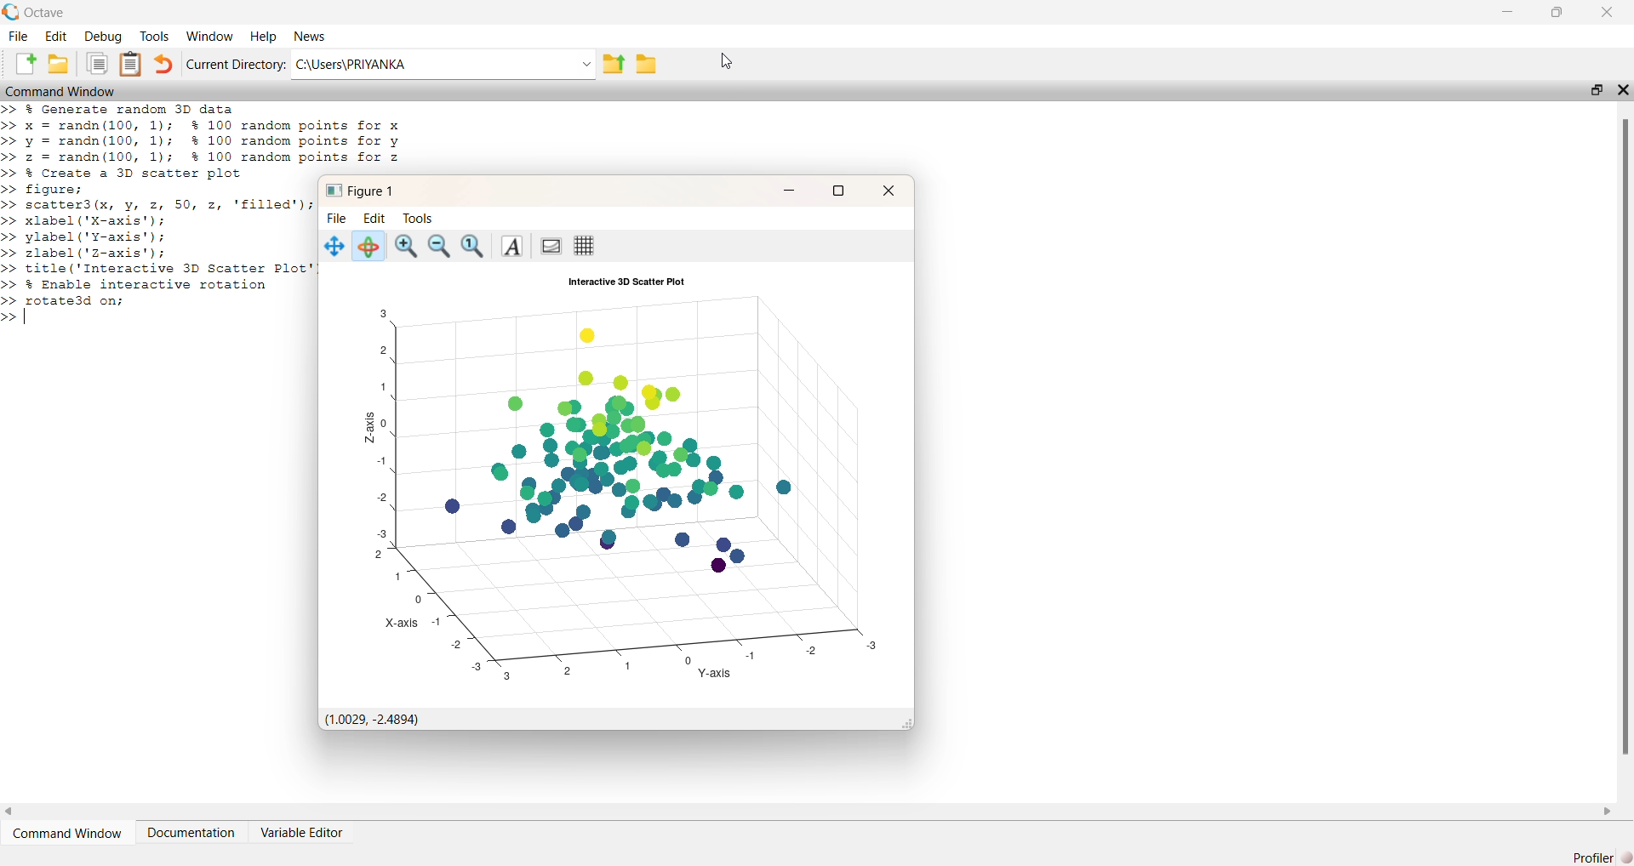 The width and height of the screenshot is (1634, 866). Describe the element at coordinates (887, 191) in the screenshot. I see `close` at that location.